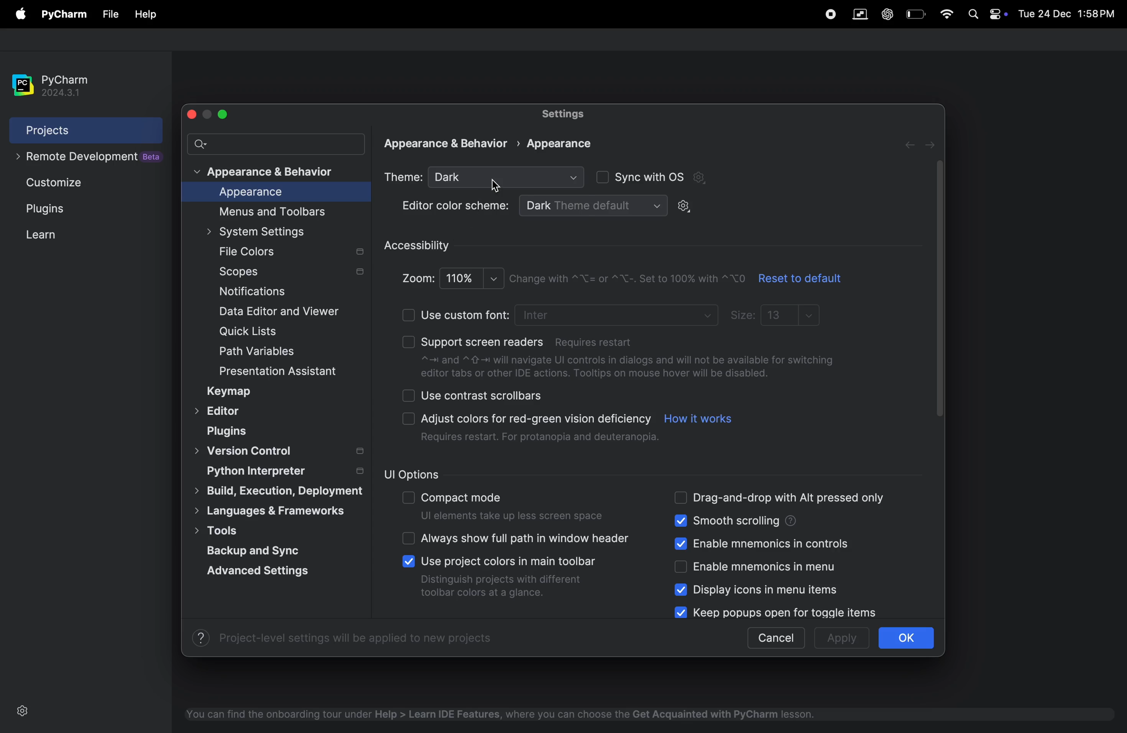  Describe the element at coordinates (55, 80) in the screenshot. I see `pycharm` at that location.